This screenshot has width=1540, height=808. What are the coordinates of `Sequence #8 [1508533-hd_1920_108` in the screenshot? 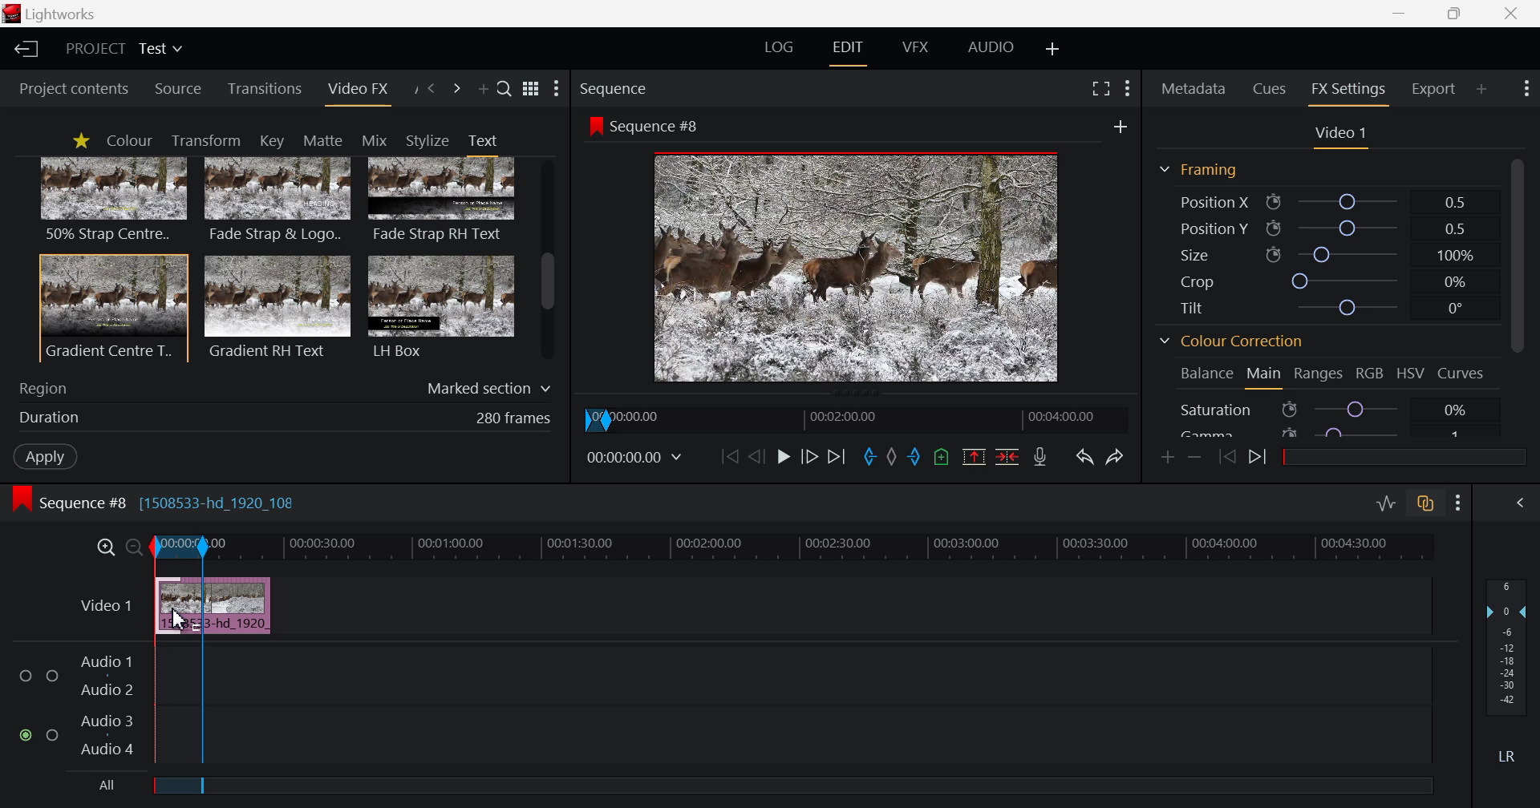 It's located at (165, 502).